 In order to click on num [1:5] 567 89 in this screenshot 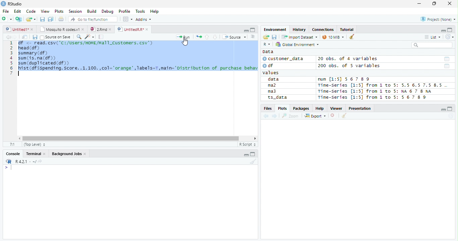, I will do `click(344, 79)`.